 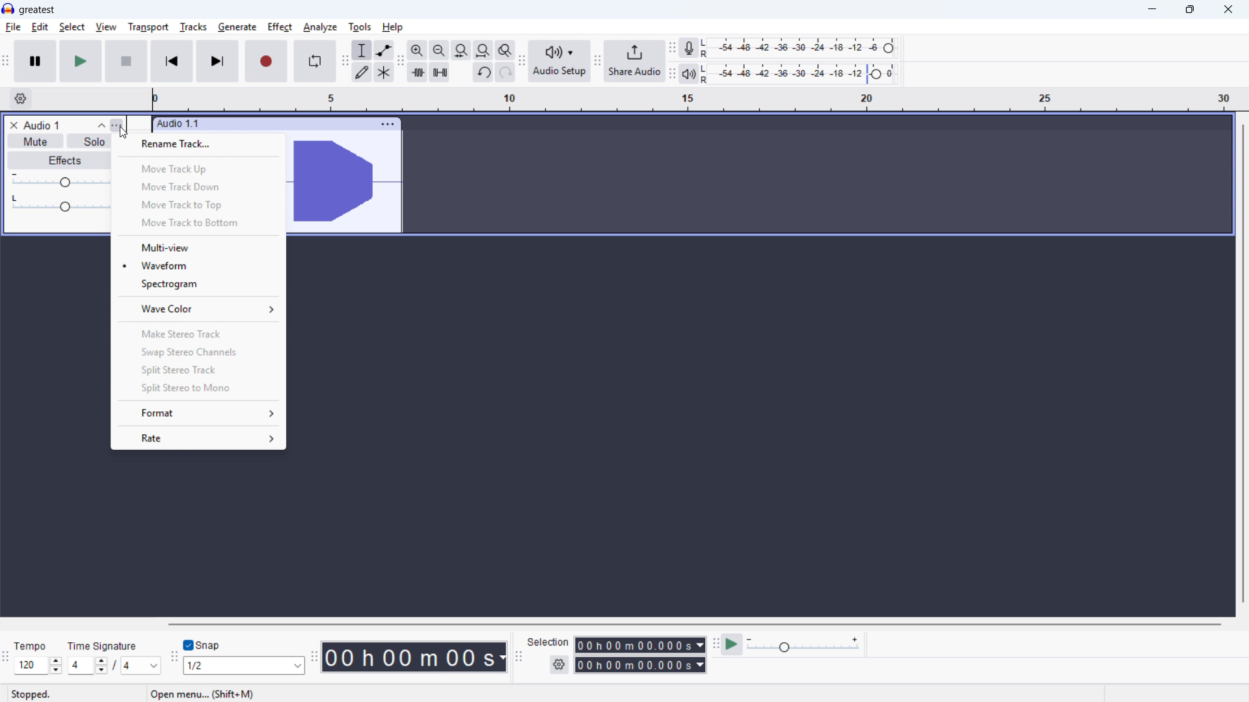 I want to click on silence audio selection, so click(x=440, y=73).